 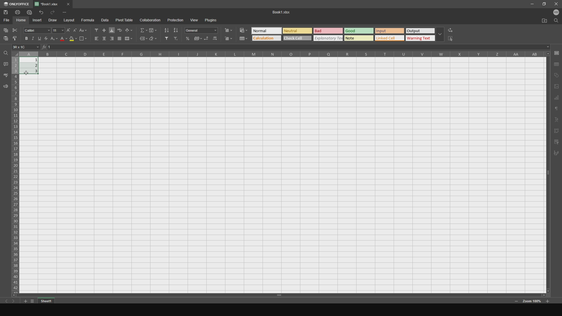 What do you see at coordinates (295, 47) in the screenshot?
I see `cell functions` at bounding box center [295, 47].